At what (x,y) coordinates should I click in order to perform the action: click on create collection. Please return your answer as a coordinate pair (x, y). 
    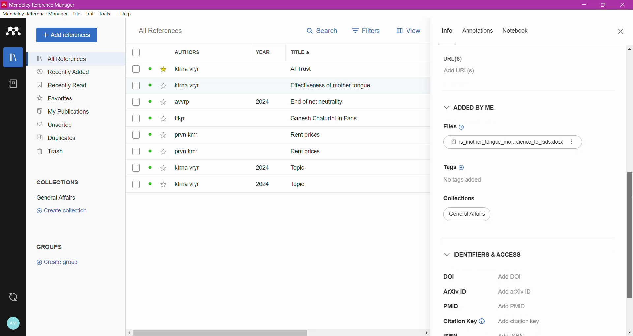
    Looking at the image, I should click on (67, 213).